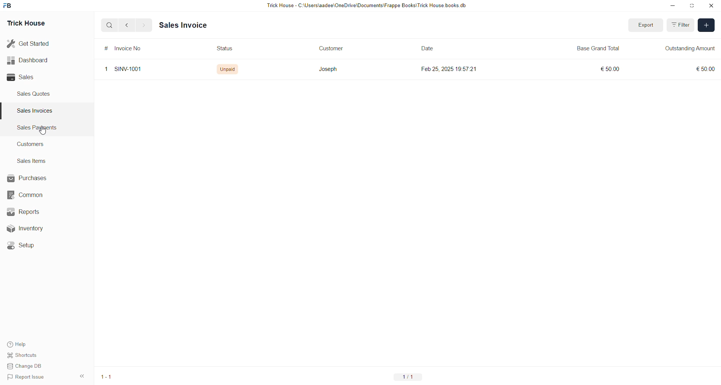 The width and height of the screenshot is (721, 385). Describe the element at coordinates (611, 69) in the screenshot. I see `€50.00` at that location.